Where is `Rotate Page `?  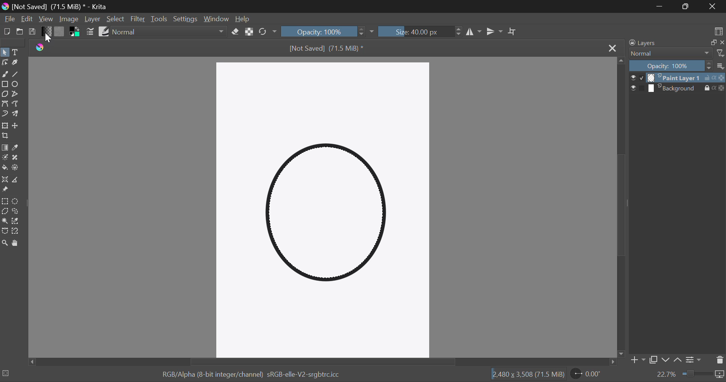 Rotate Page  is located at coordinates (586, 374).